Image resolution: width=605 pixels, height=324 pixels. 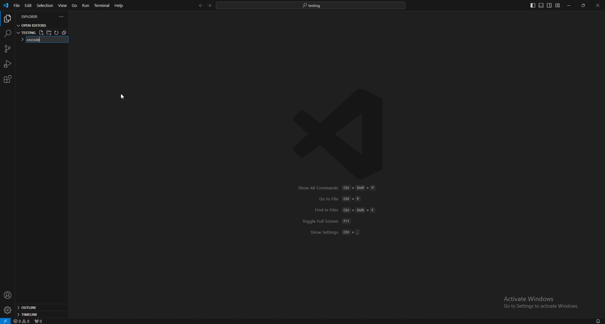 What do you see at coordinates (26, 32) in the screenshot?
I see `folder name` at bounding box center [26, 32].